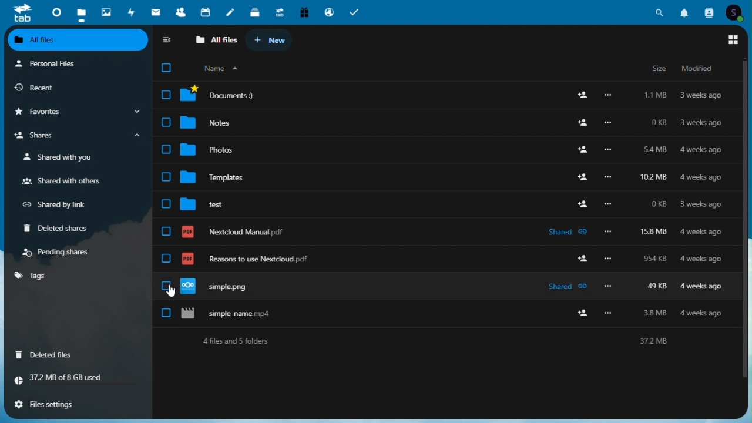 The height and width of the screenshot is (423, 752). I want to click on free trial, so click(303, 11).